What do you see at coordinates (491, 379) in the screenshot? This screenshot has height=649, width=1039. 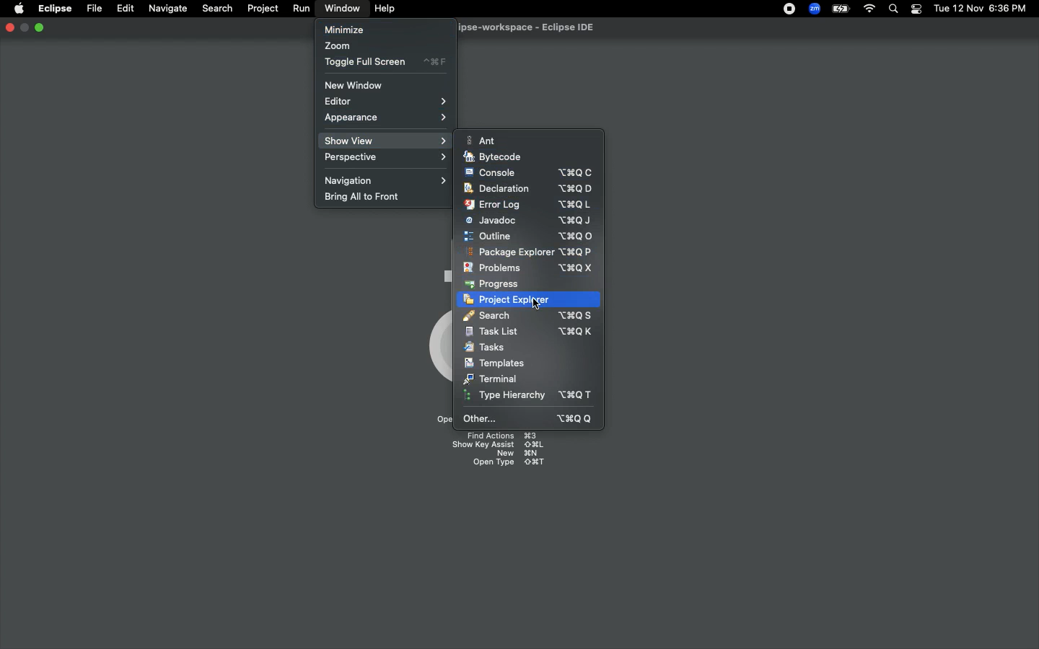 I see `Terminal` at bounding box center [491, 379].